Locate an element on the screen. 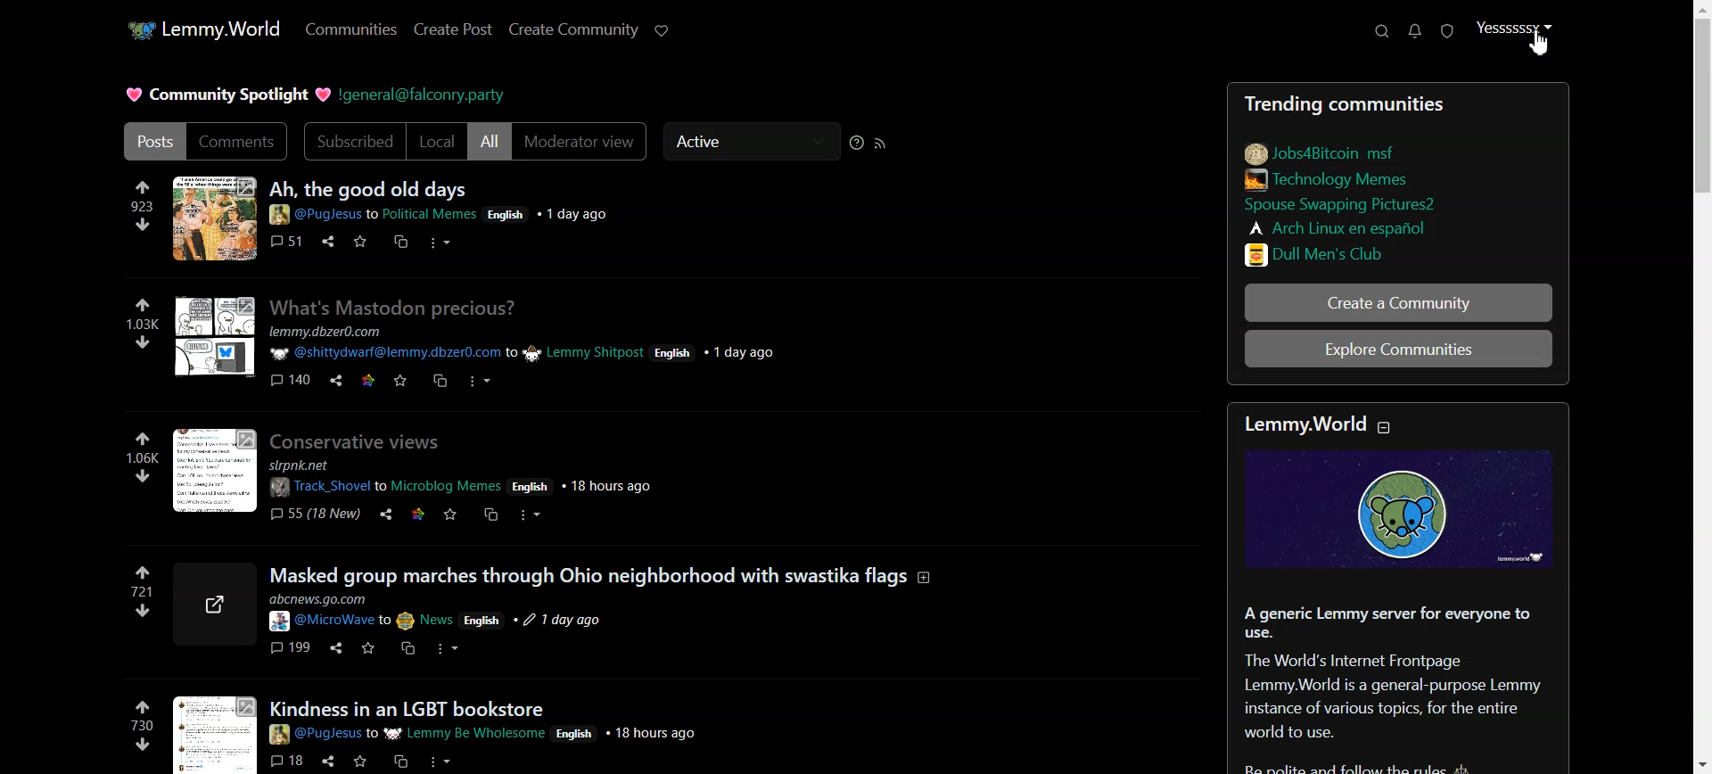 The height and width of the screenshot is (774, 1712). Moderator View is located at coordinates (581, 144).